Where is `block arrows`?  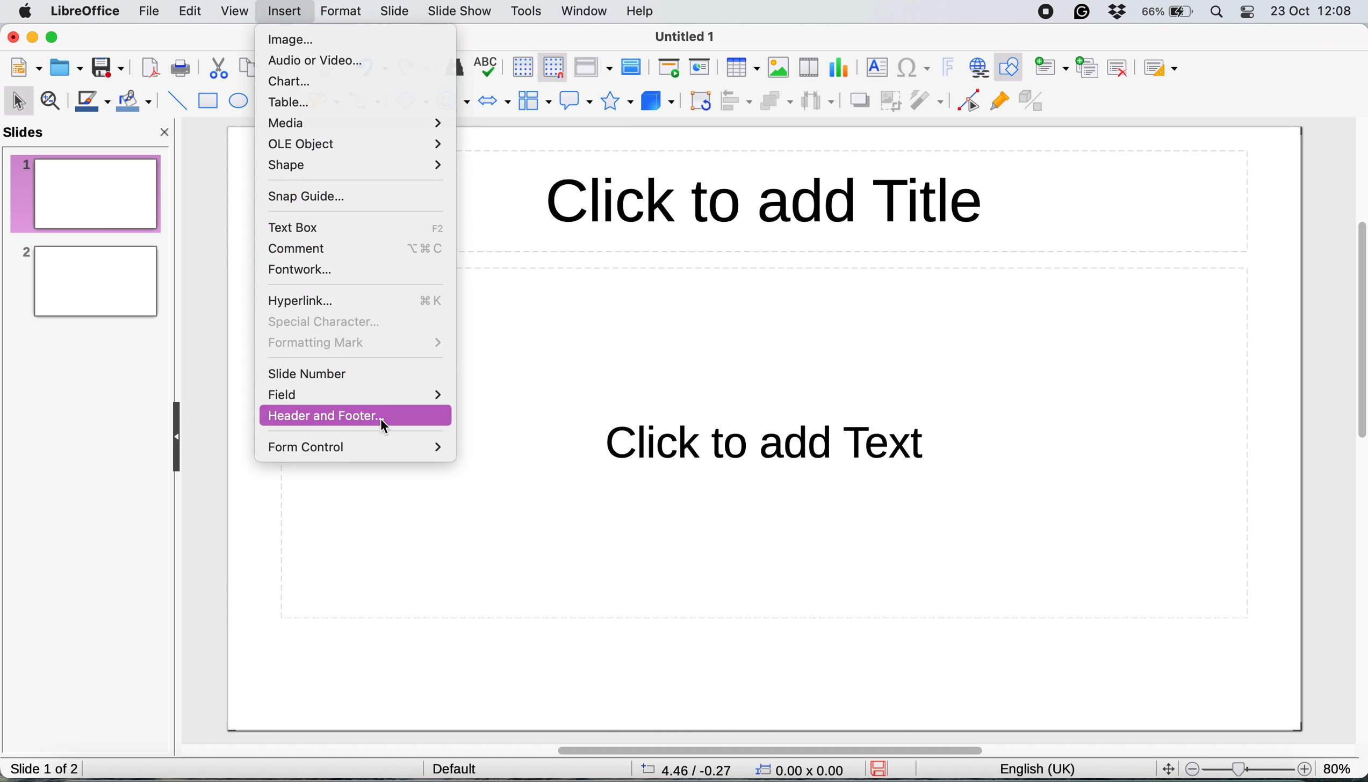
block arrows is located at coordinates (494, 103).